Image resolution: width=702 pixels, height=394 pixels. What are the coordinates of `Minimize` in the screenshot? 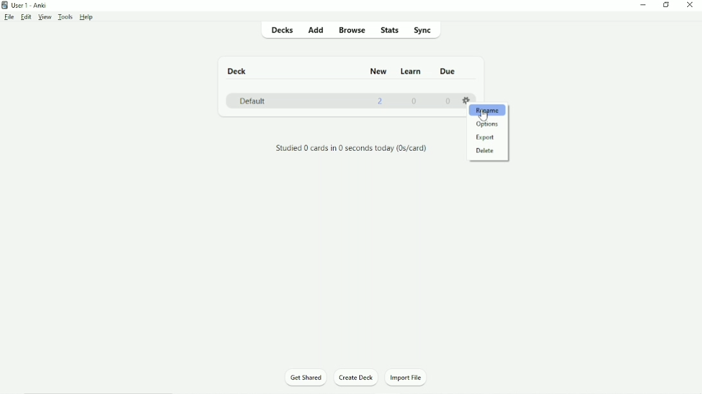 It's located at (643, 5).